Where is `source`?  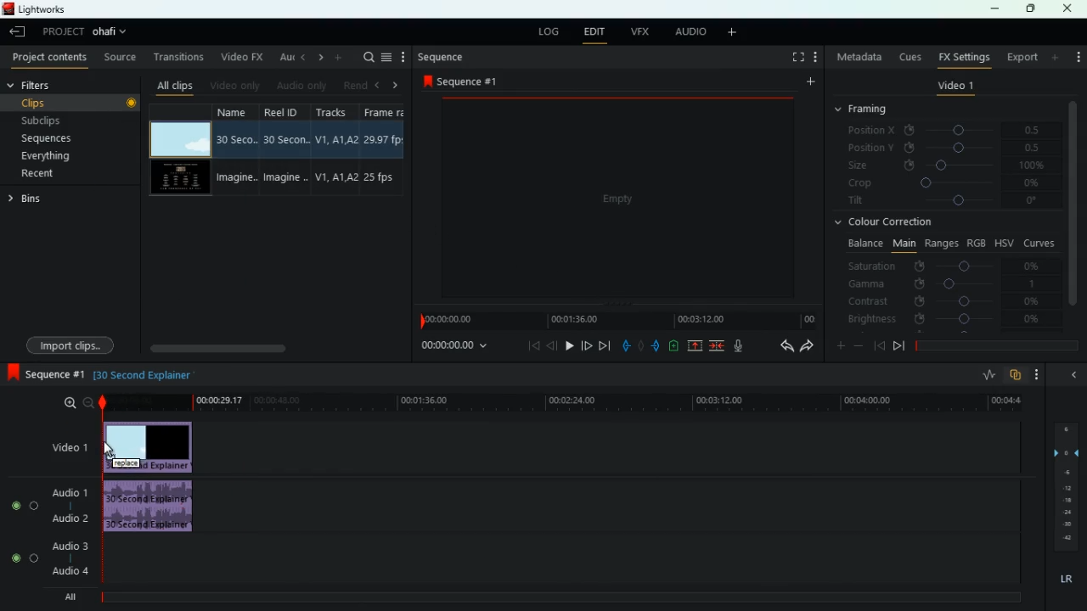 source is located at coordinates (121, 59).